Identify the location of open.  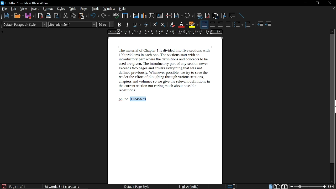
(19, 16).